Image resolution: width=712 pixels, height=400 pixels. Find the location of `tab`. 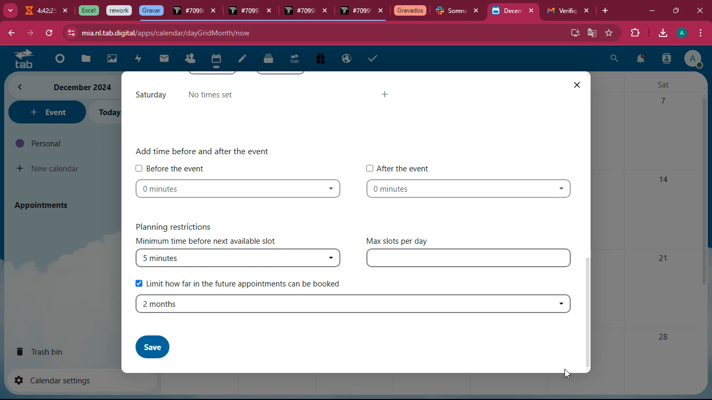

tab is located at coordinates (451, 12).